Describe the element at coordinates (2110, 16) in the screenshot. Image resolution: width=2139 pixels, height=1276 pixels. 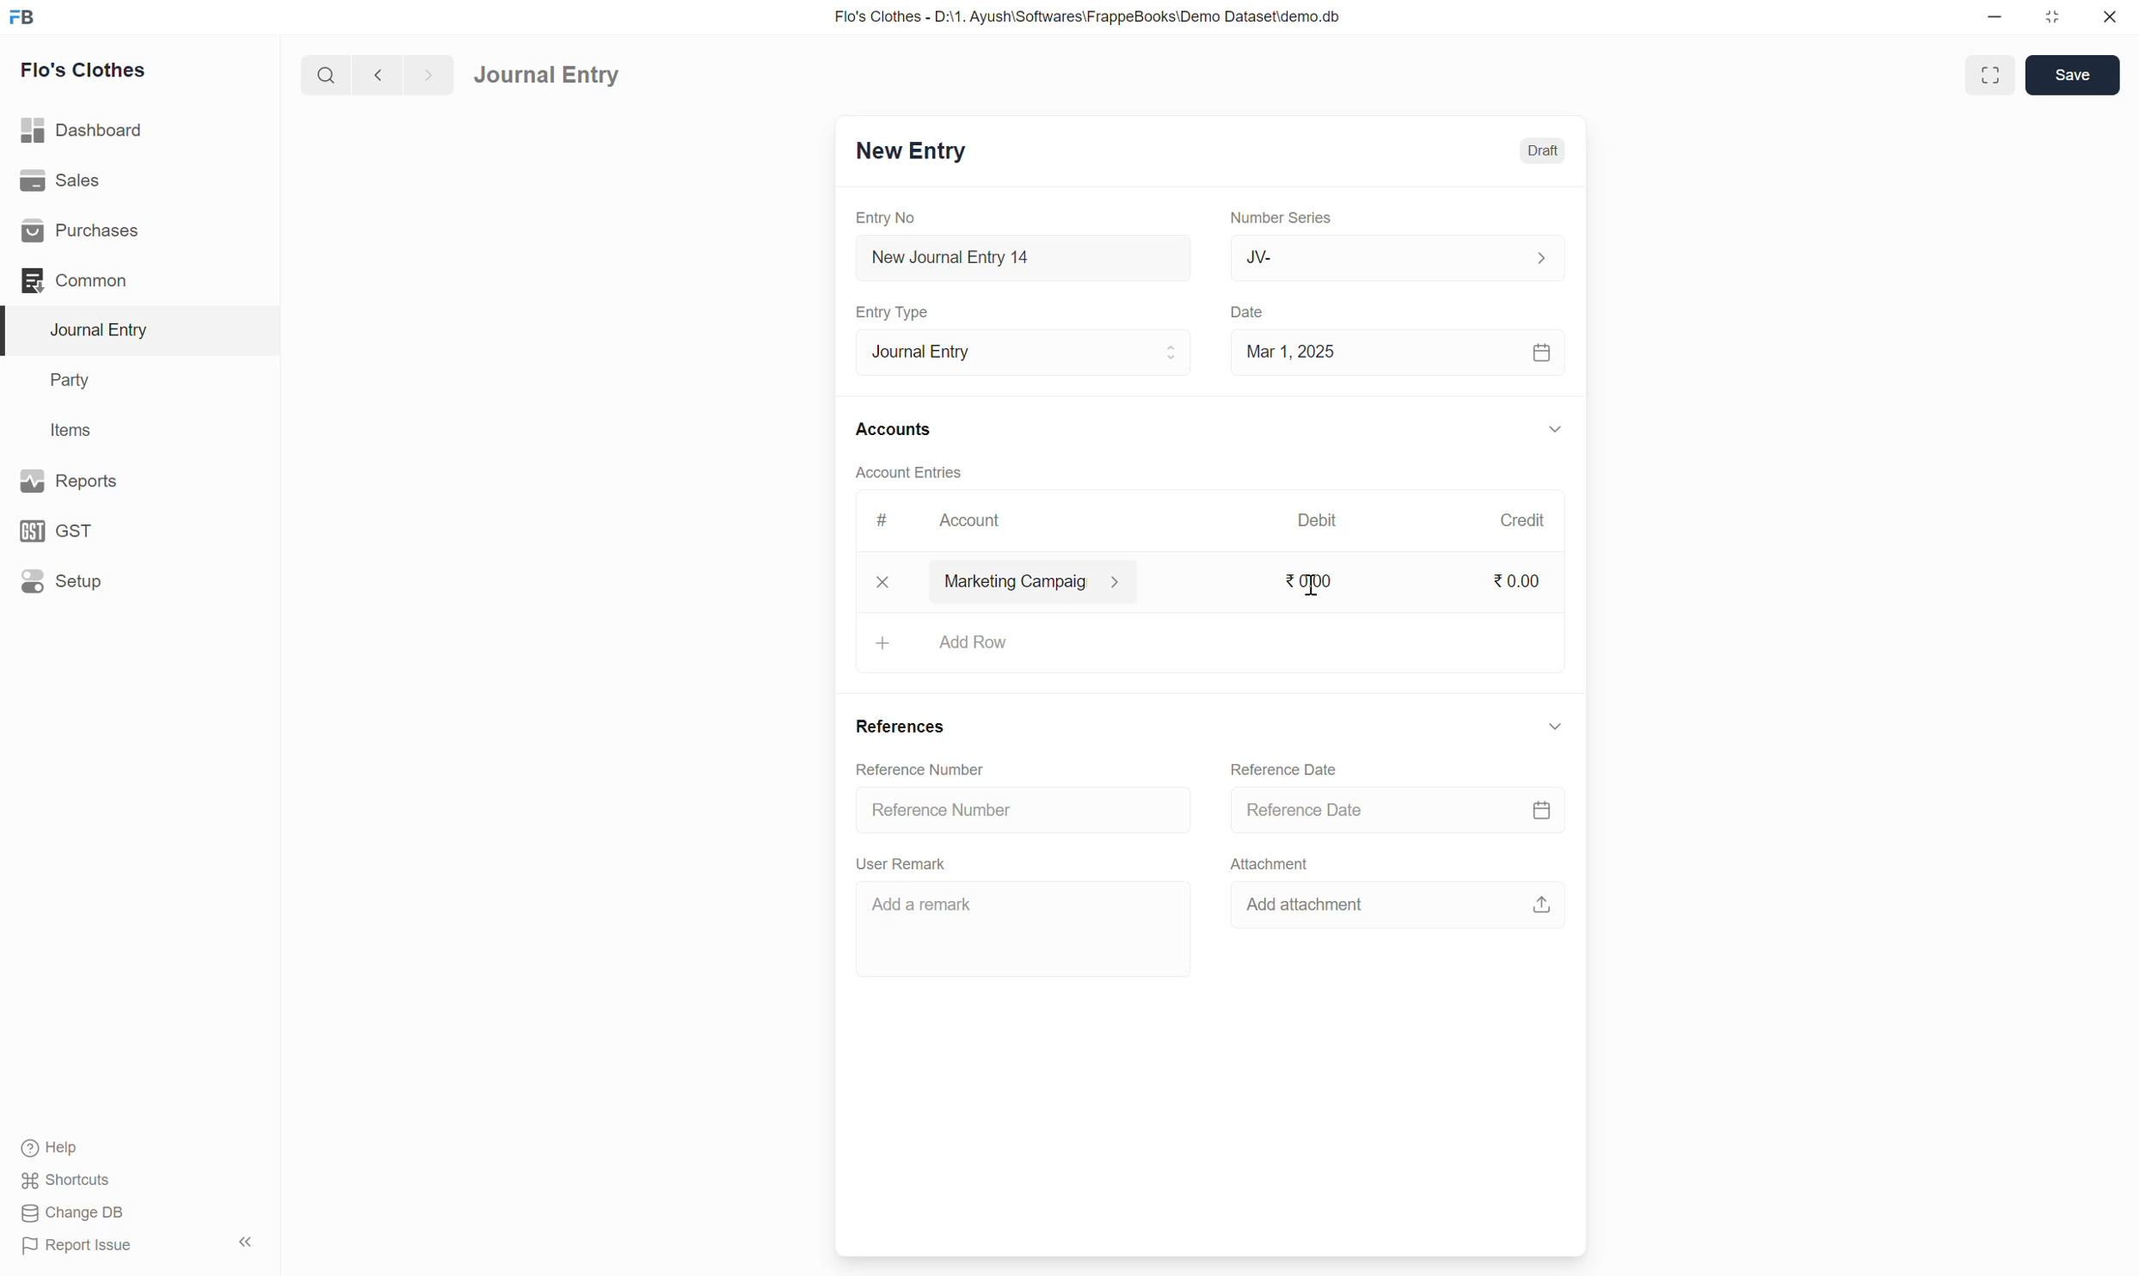
I see `close` at that location.